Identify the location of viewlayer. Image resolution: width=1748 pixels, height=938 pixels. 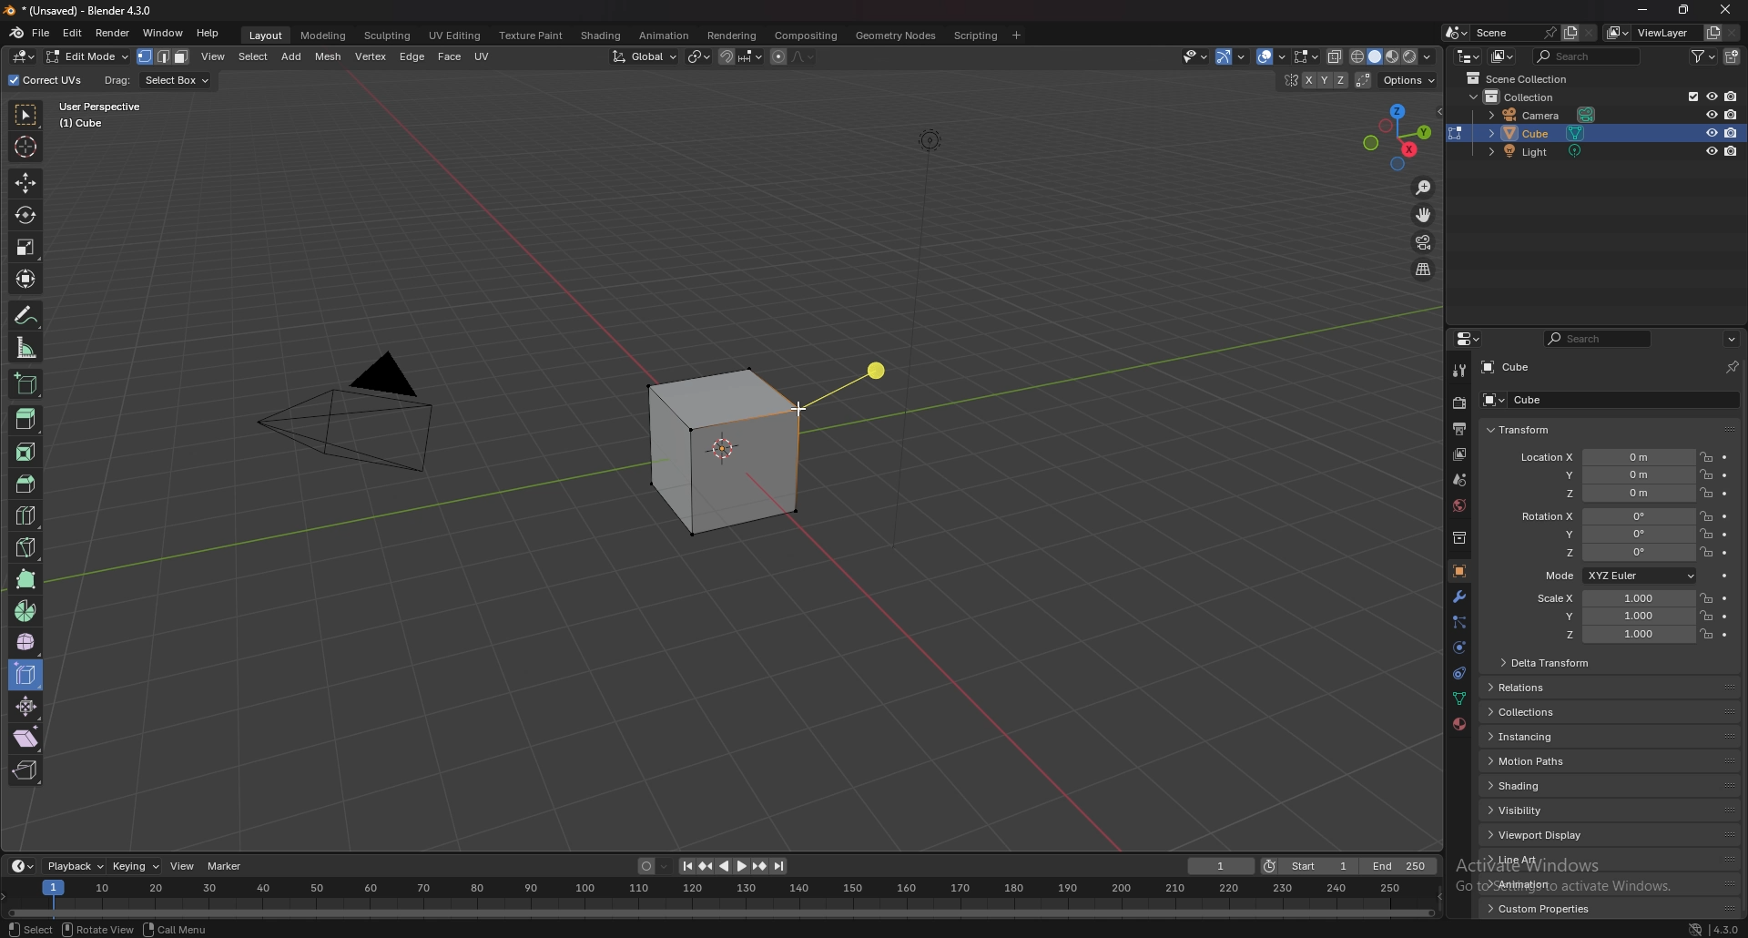
(1650, 33).